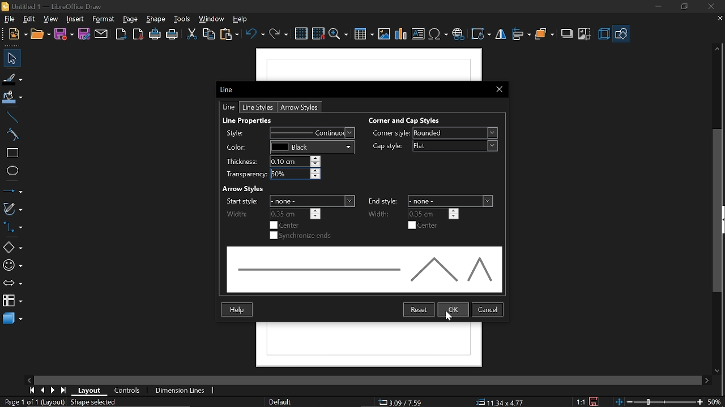 This screenshot has height=407, width=725. I want to click on MOve up, so click(718, 49).